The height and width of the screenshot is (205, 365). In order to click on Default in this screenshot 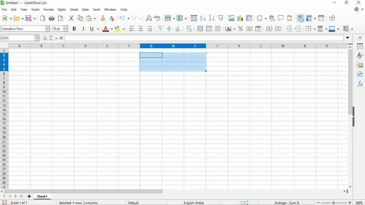, I will do `click(136, 202)`.